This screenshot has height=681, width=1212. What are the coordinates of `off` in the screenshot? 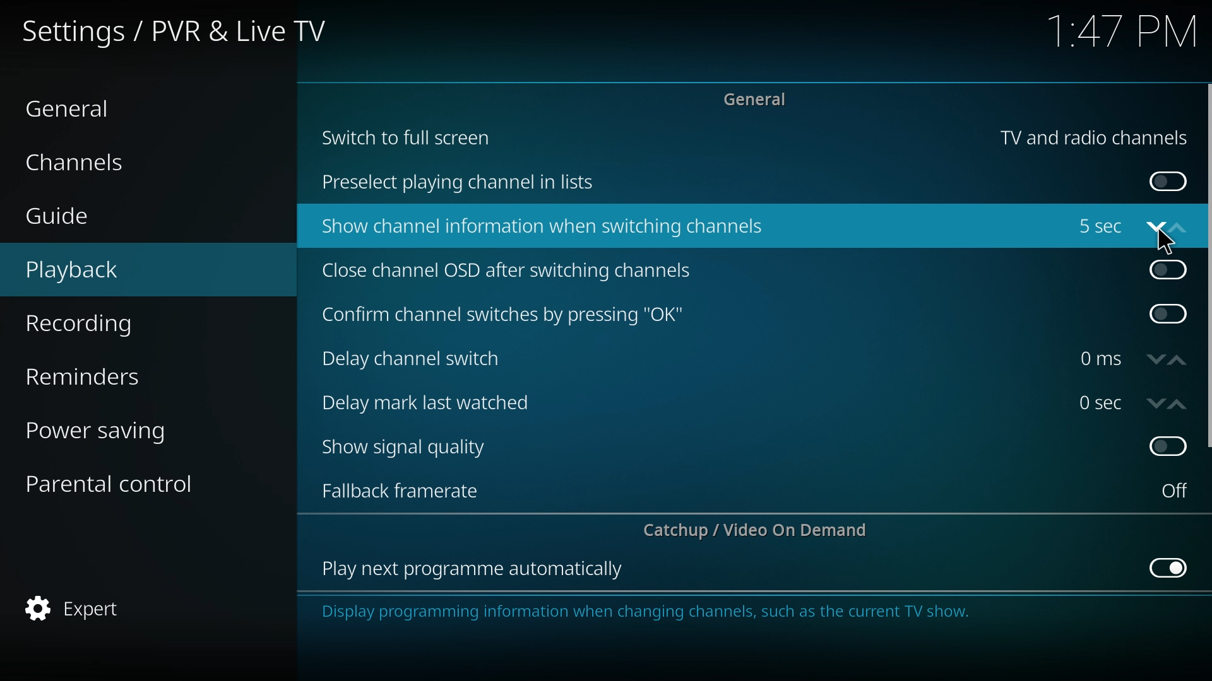 It's located at (1170, 314).